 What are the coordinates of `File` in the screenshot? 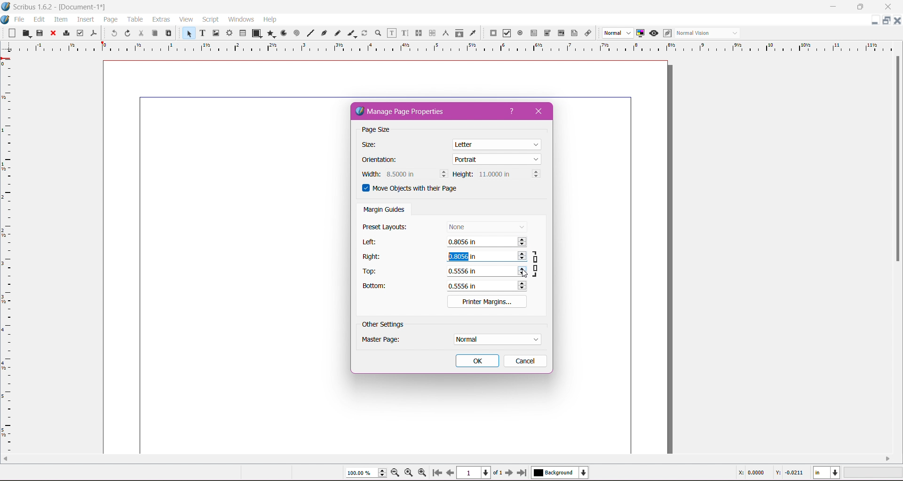 It's located at (20, 19).